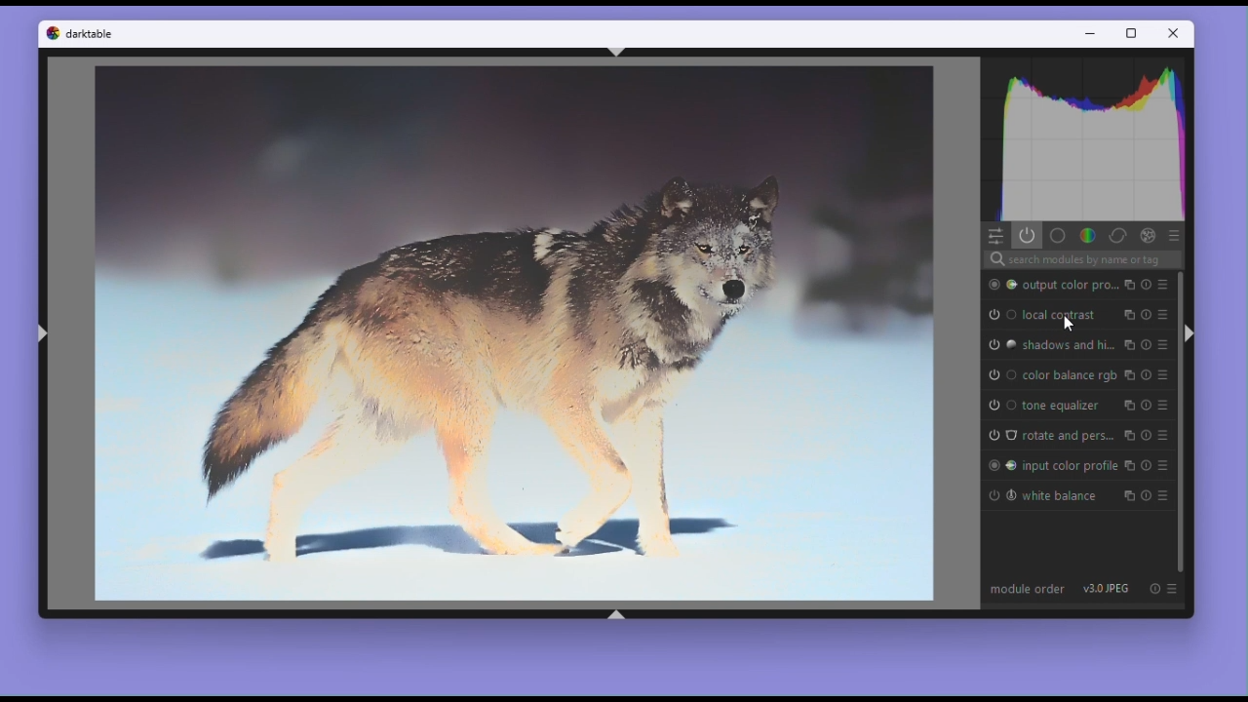  Describe the element at coordinates (1174, 32) in the screenshot. I see `Close` at that location.